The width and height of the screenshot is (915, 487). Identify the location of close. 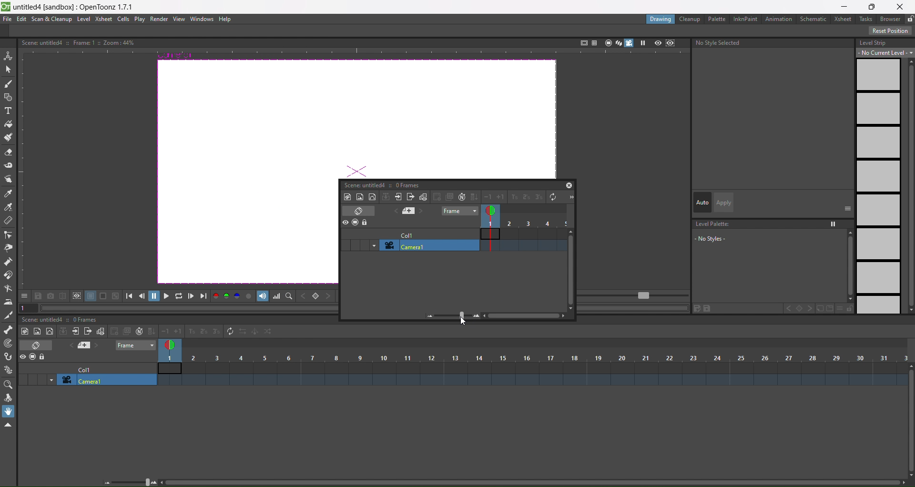
(903, 5).